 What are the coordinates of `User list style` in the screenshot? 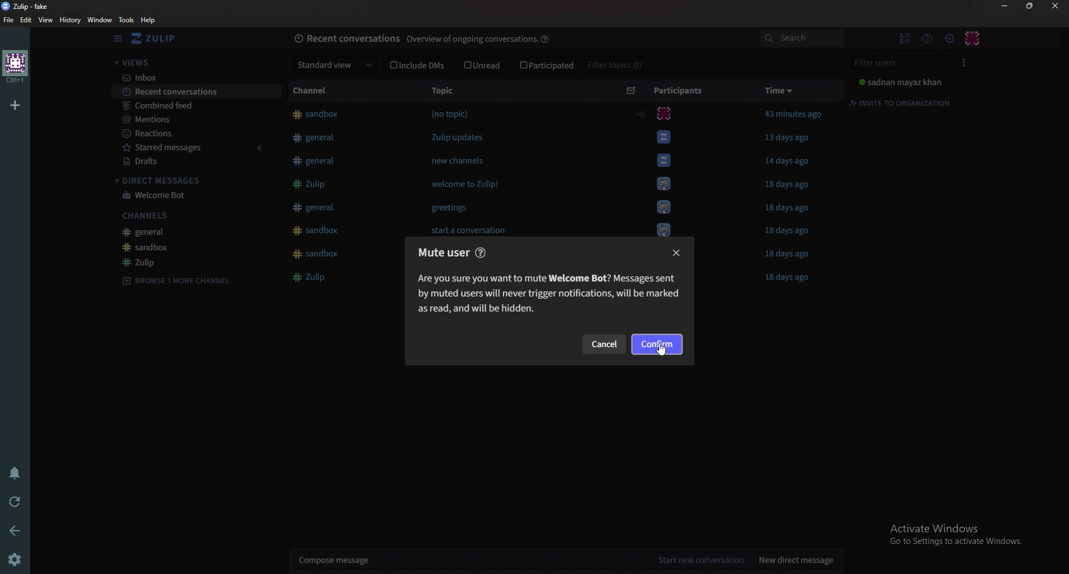 It's located at (965, 62).